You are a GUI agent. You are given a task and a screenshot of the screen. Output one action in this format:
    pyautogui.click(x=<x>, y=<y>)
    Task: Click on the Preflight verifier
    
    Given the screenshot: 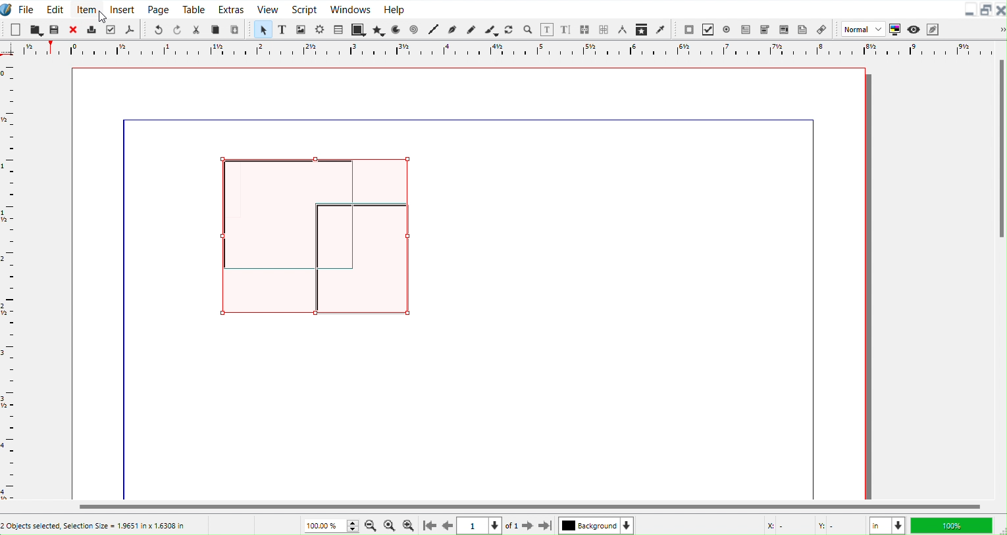 What is the action you would take?
    pyautogui.click(x=111, y=28)
    